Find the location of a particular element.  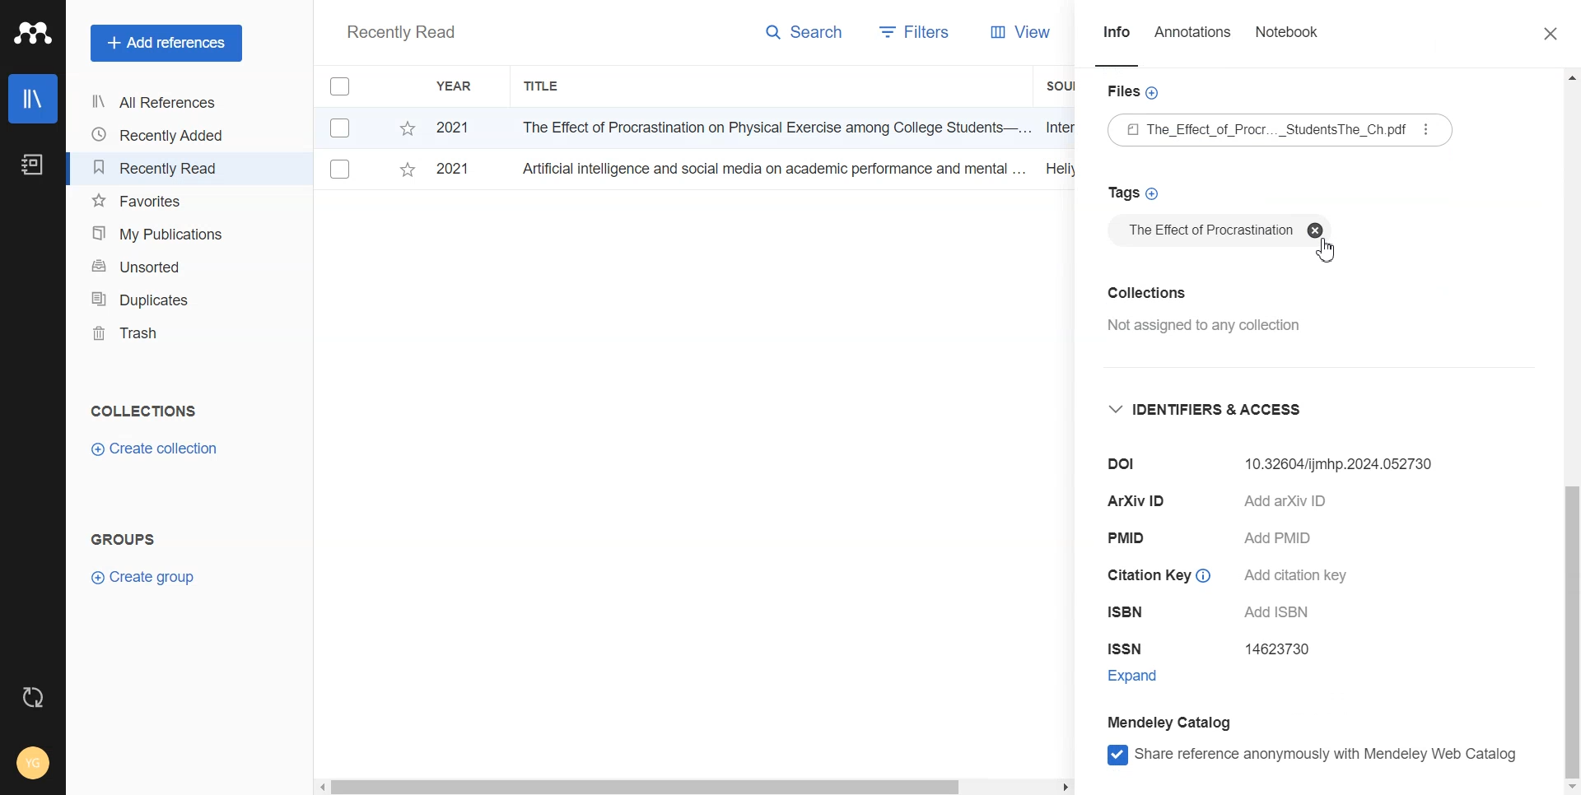

Share reference anonymously with Mendeley web catalog is located at coordinates (1314, 755).